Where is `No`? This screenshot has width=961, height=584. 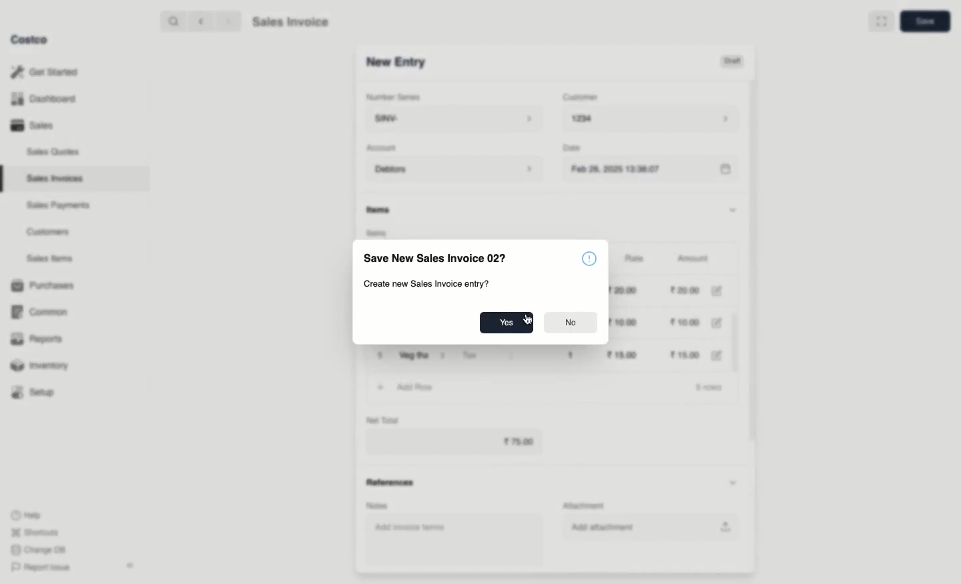
No is located at coordinates (571, 324).